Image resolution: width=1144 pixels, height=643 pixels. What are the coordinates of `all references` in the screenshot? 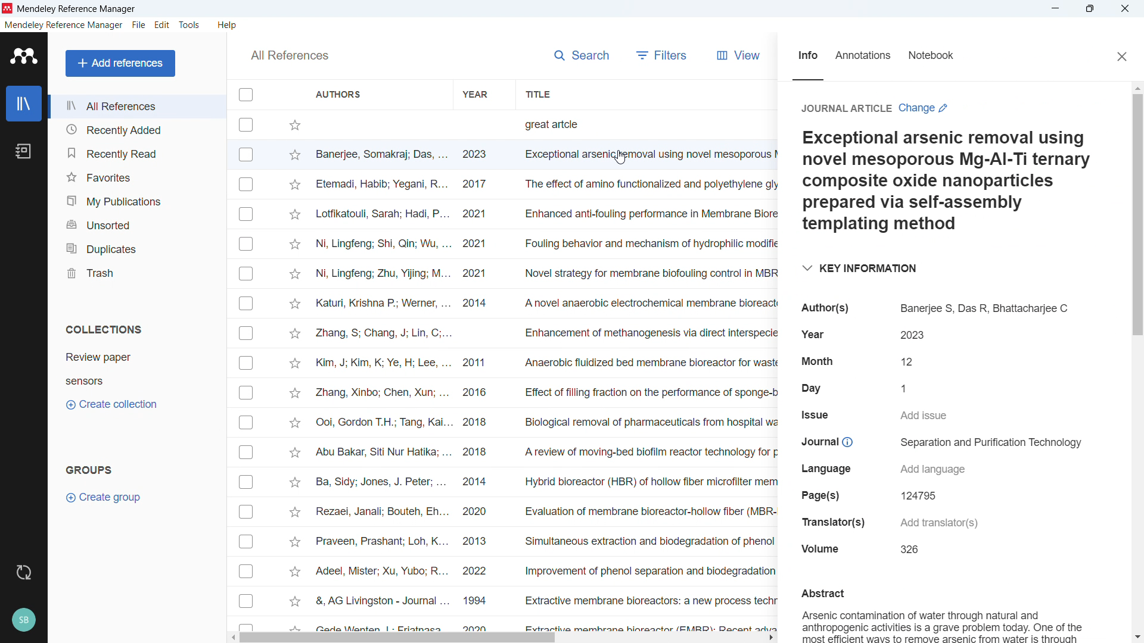 It's located at (136, 107).